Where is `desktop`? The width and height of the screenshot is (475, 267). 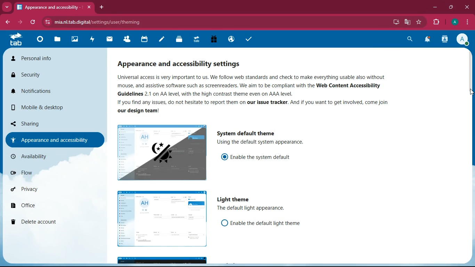
desktop is located at coordinates (396, 22).